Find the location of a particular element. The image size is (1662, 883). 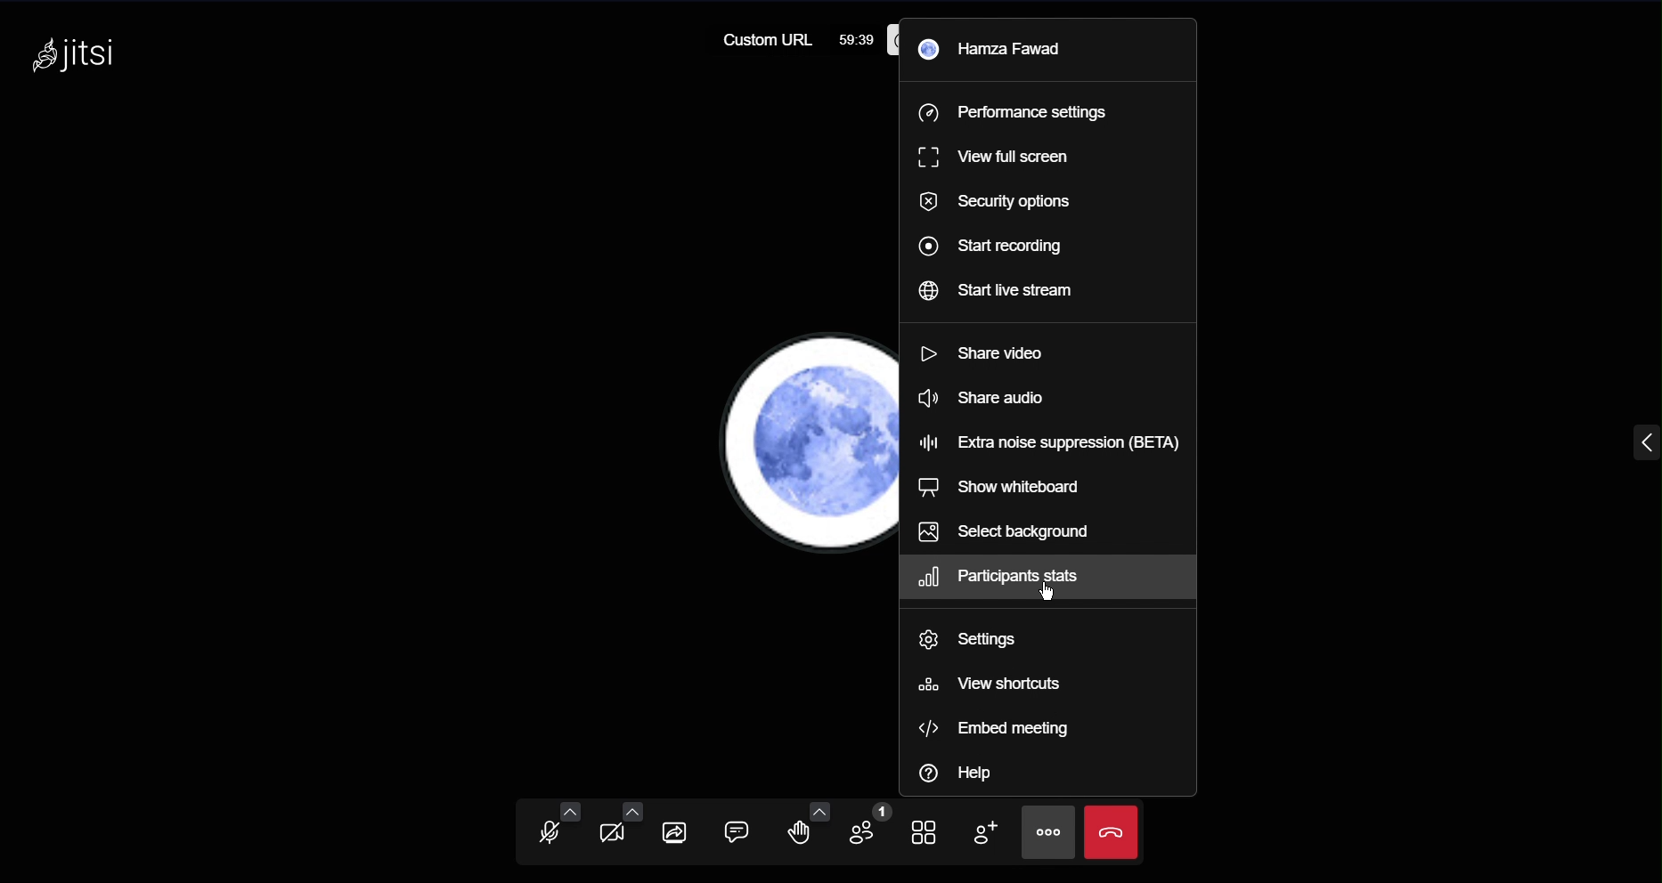

Raise Hand is located at coordinates (807, 830).